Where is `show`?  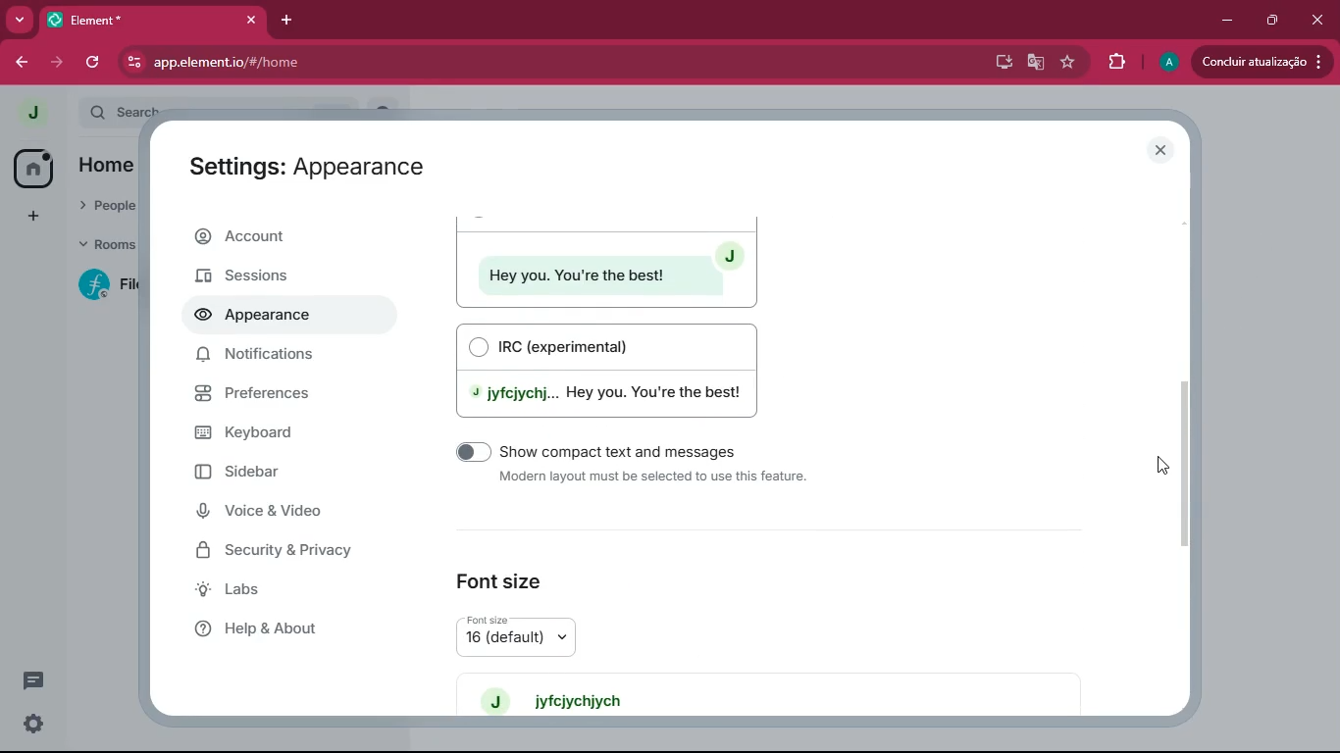 show is located at coordinates (644, 450).